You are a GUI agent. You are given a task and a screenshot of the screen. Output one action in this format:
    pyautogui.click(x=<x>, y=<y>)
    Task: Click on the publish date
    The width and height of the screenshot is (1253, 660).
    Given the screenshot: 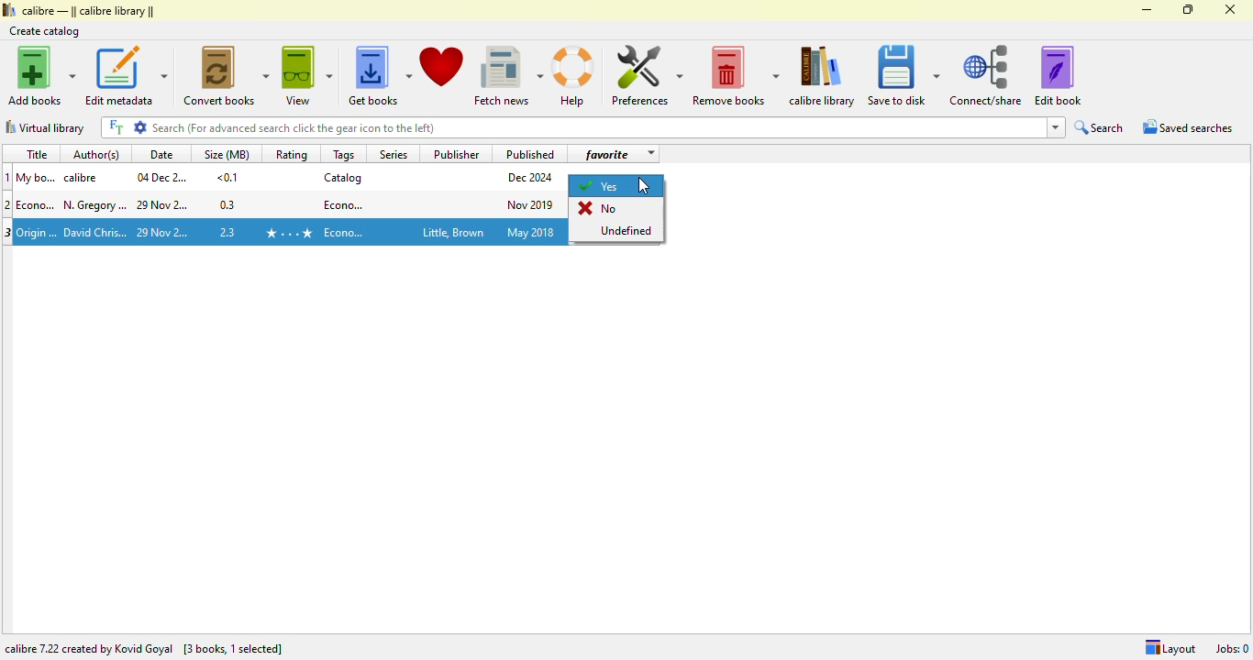 What is the action you would take?
    pyautogui.click(x=532, y=178)
    